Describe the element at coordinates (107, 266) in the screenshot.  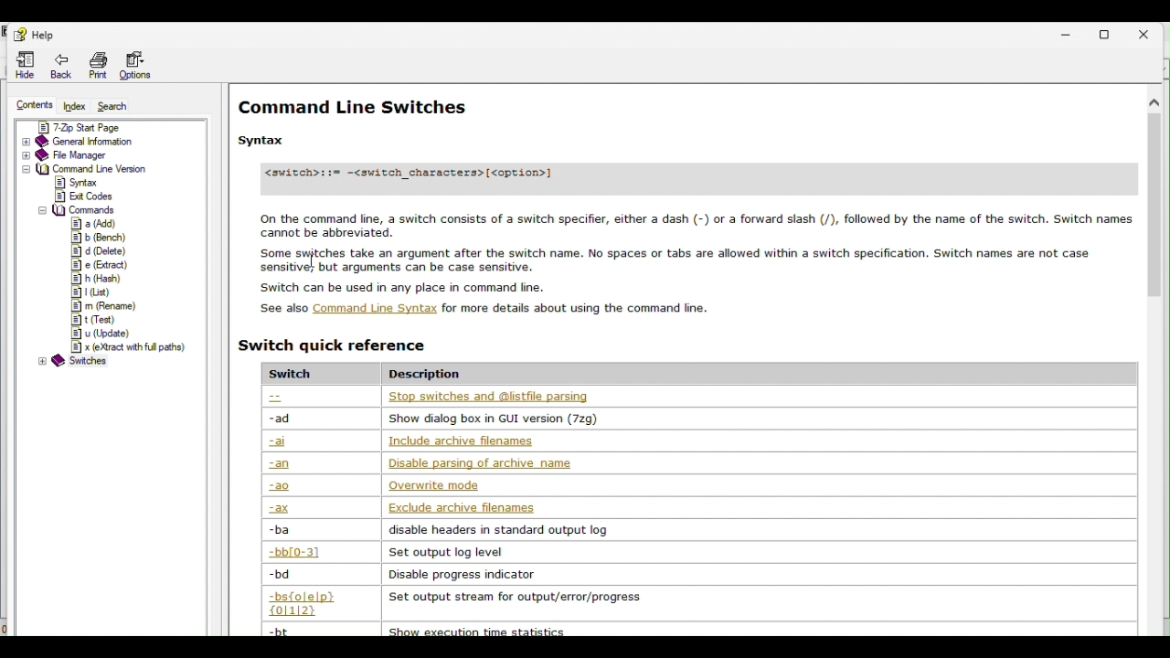
I see `e` at that location.